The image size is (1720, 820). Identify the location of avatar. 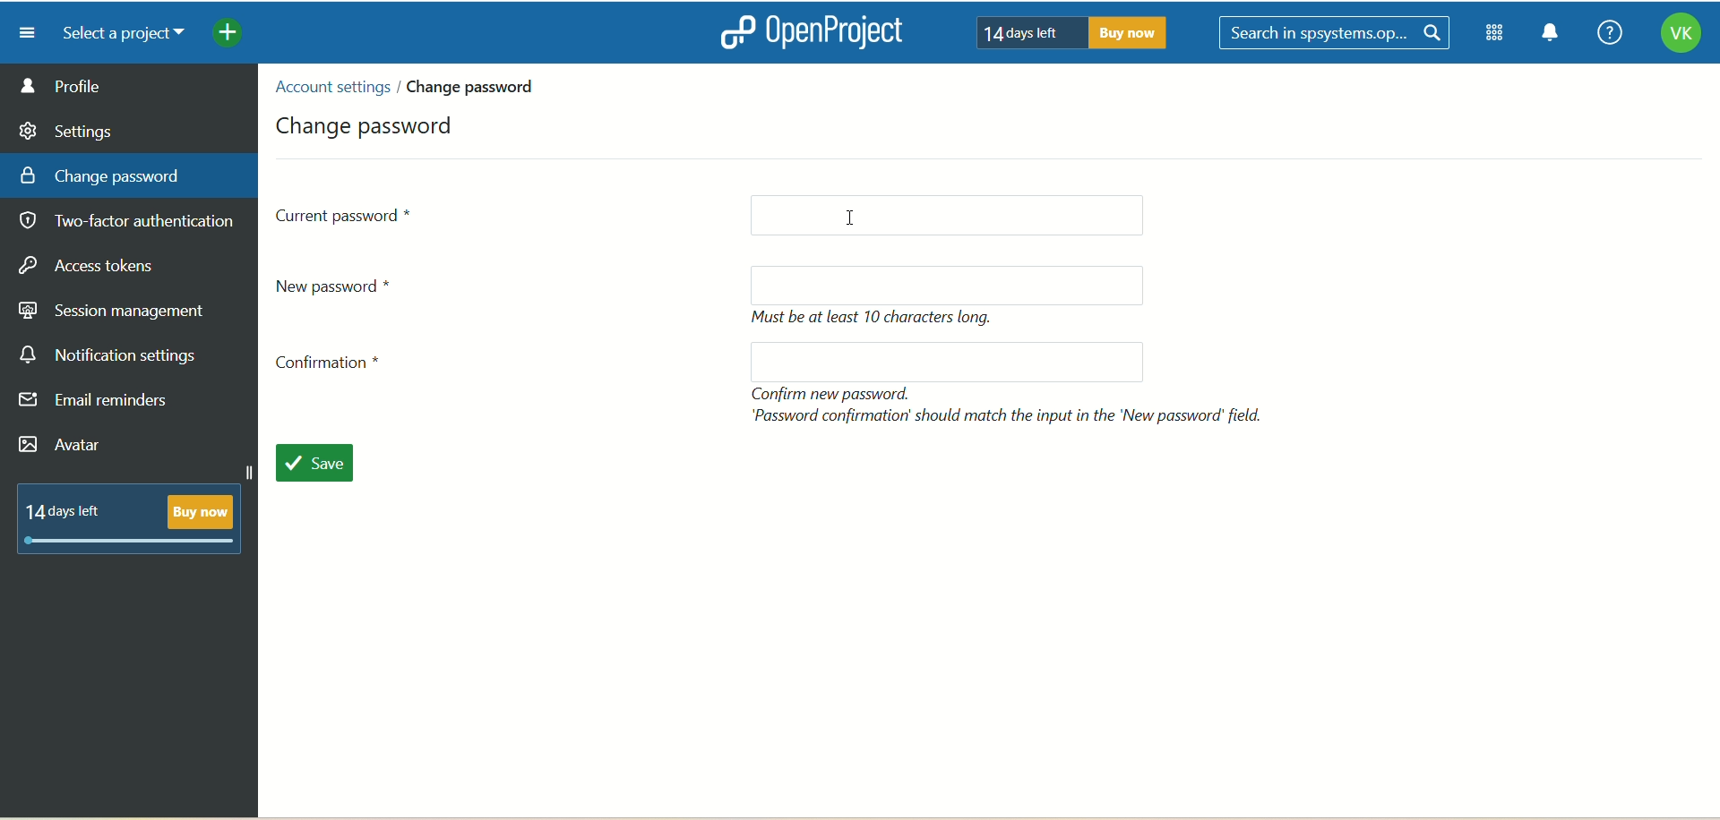
(64, 447).